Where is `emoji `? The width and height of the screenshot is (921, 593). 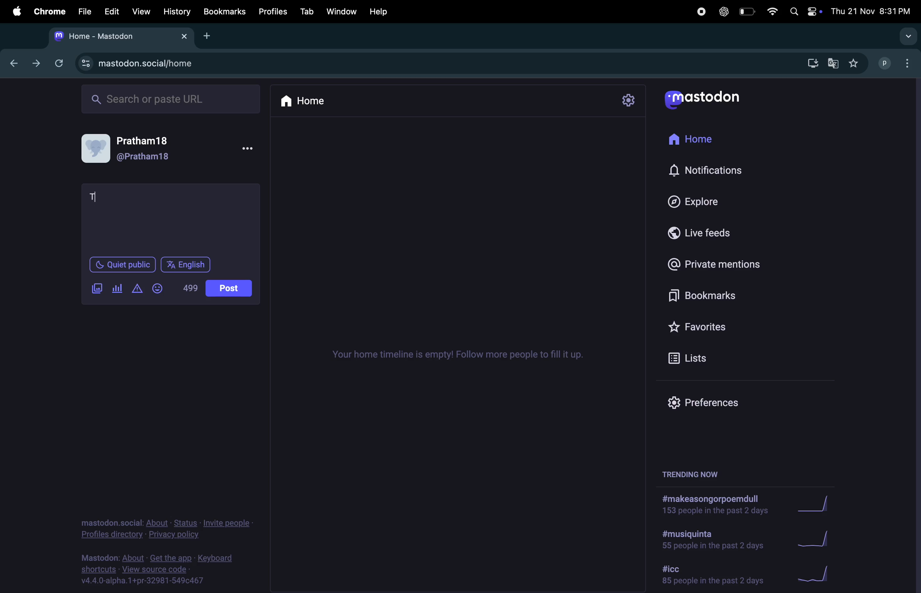 emoji  is located at coordinates (159, 288).